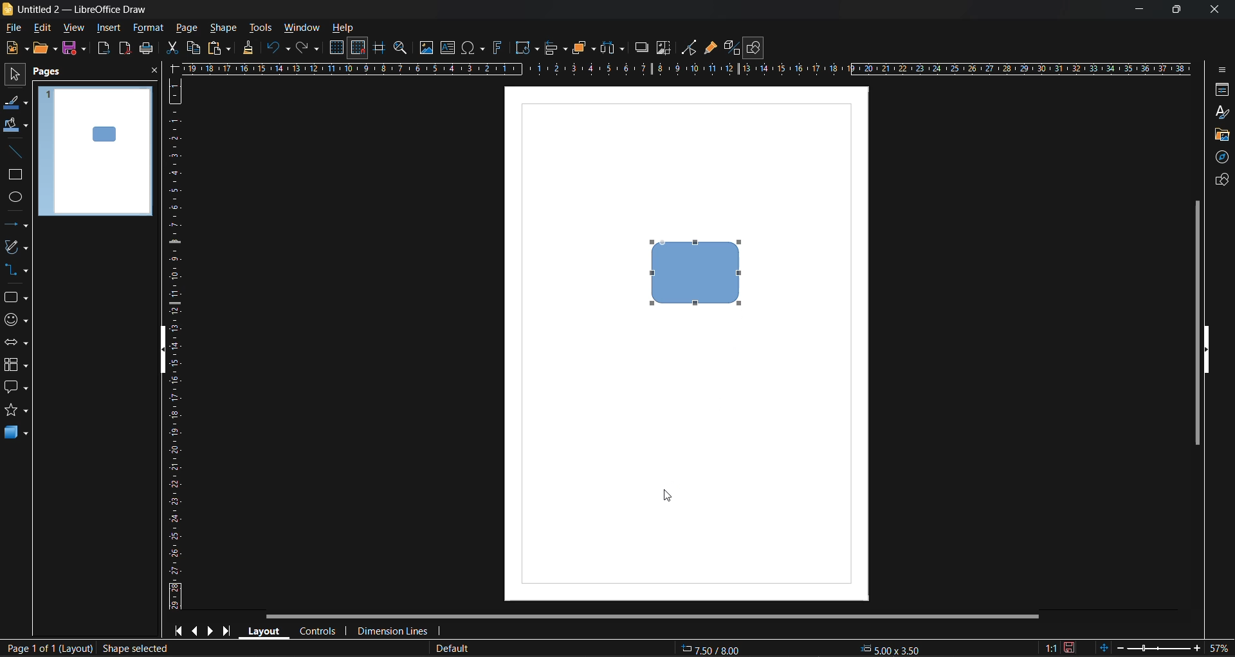 This screenshot has height=657, width=1235. I want to click on 3d shapes, so click(16, 432).